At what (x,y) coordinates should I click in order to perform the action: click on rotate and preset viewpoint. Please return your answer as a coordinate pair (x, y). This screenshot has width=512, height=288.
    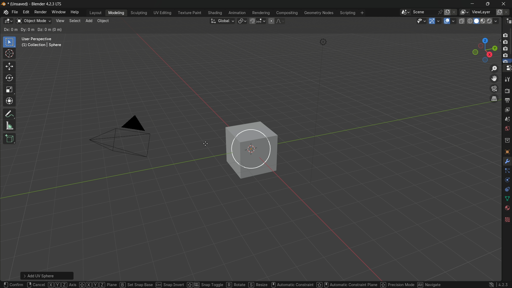
    Looking at the image, I should click on (483, 49).